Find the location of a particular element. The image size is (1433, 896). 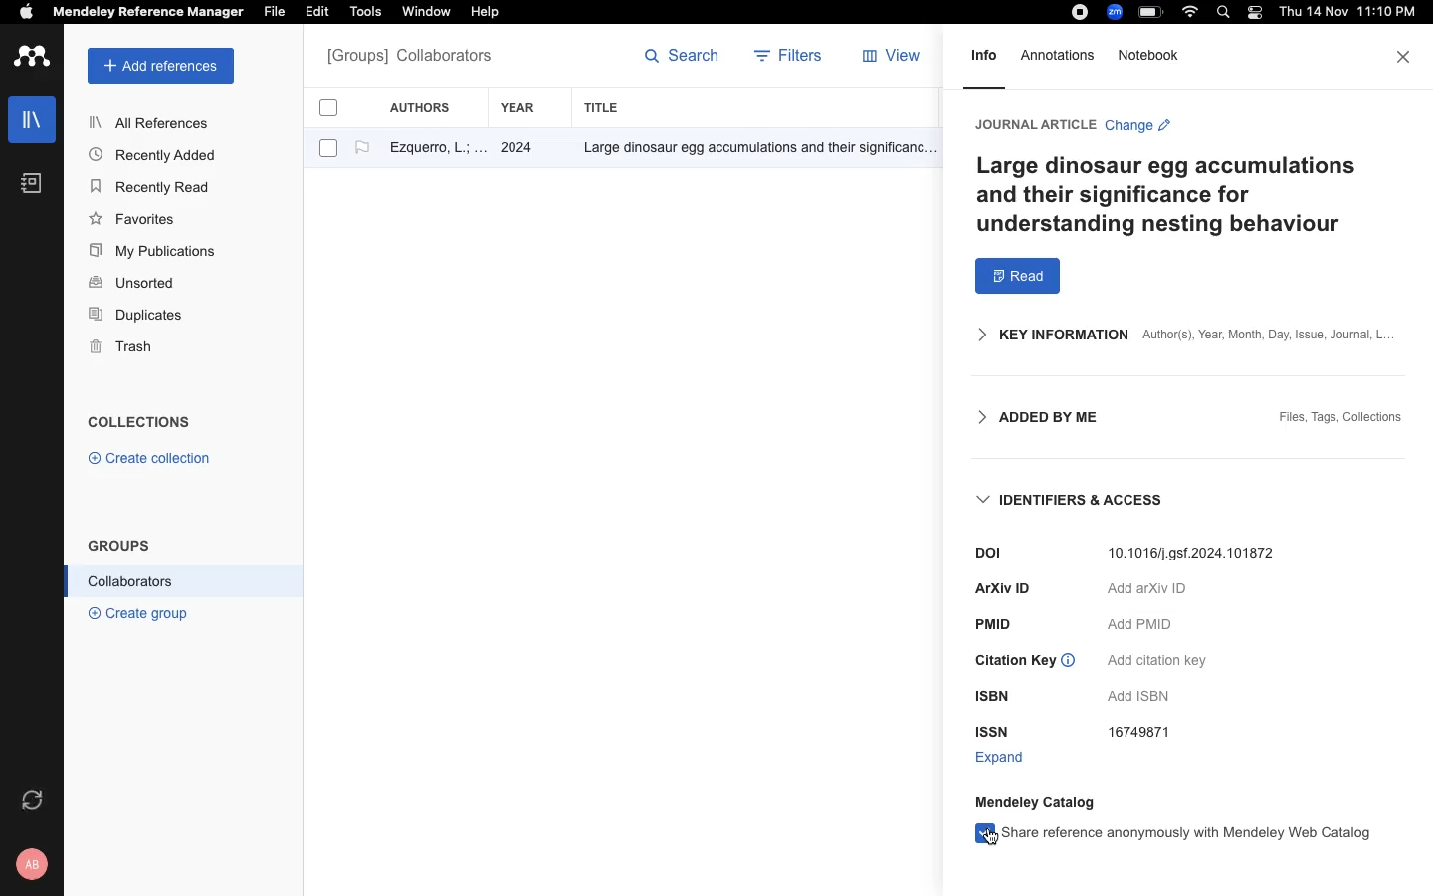

Help is located at coordinates (483, 13).